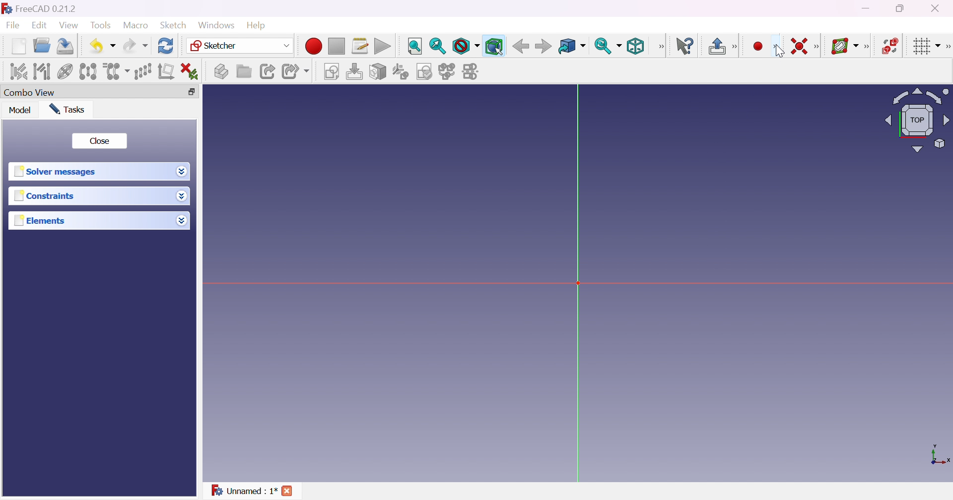  Describe the element at coordinates (136, 26) in the screenshot. I see `Macro` at that location.